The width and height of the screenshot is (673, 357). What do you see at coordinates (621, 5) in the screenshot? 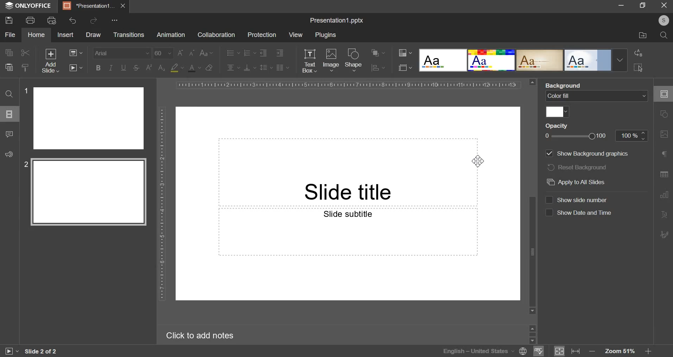
I see `minimize` at bounding box center [621, 5].